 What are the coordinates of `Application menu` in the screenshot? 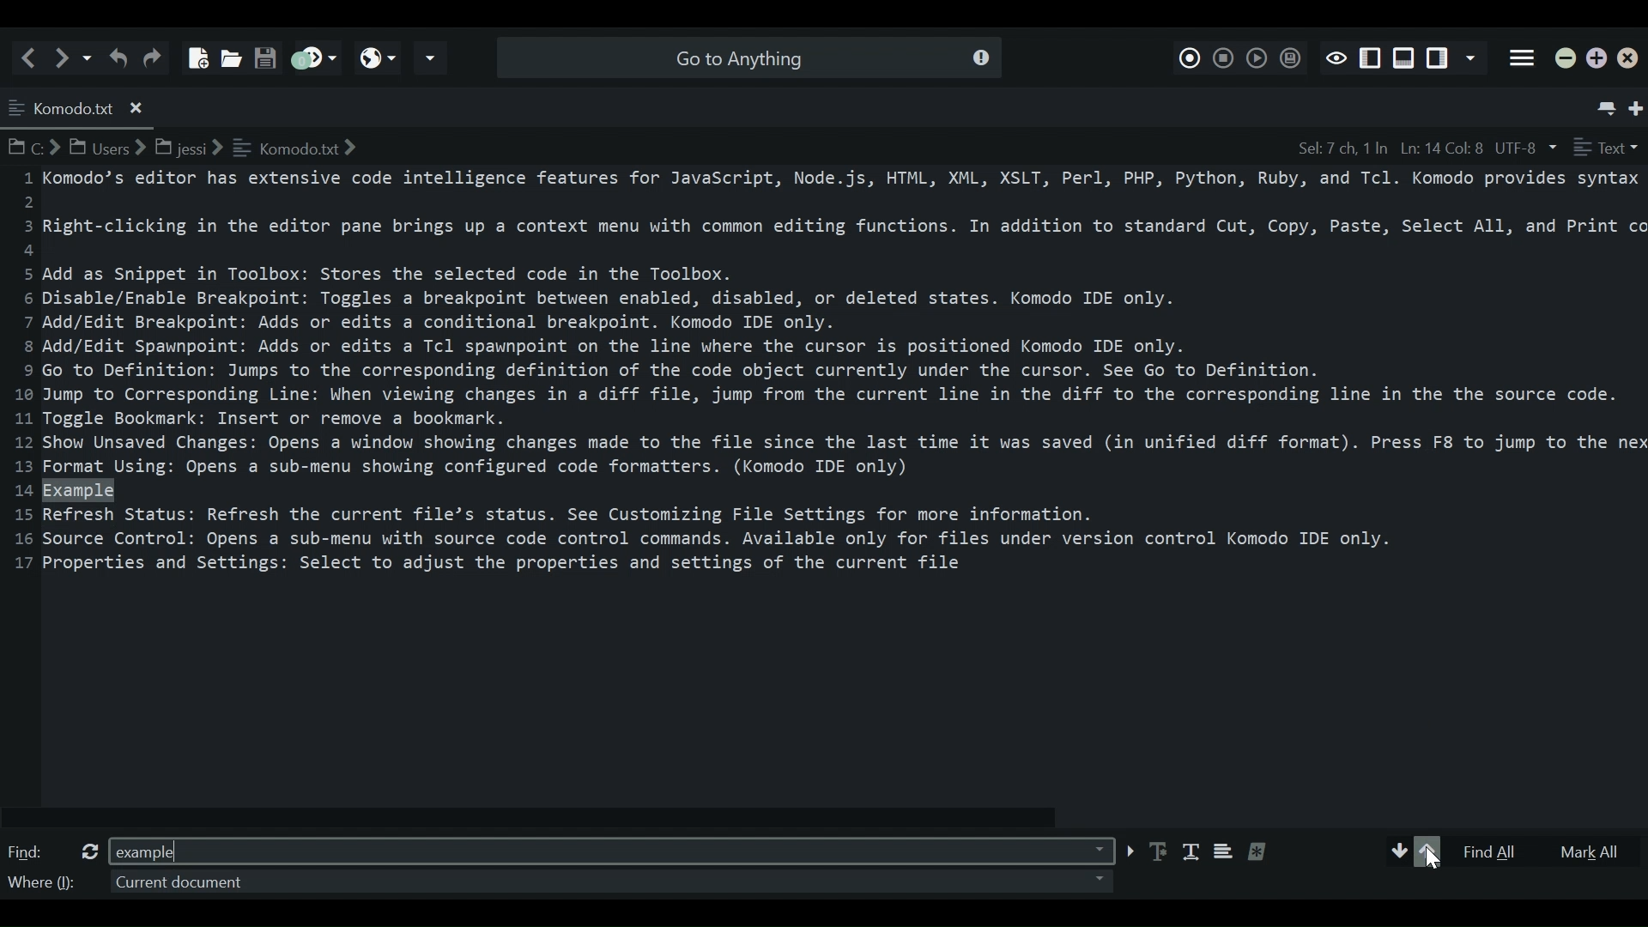 It's located at (1523, 59).